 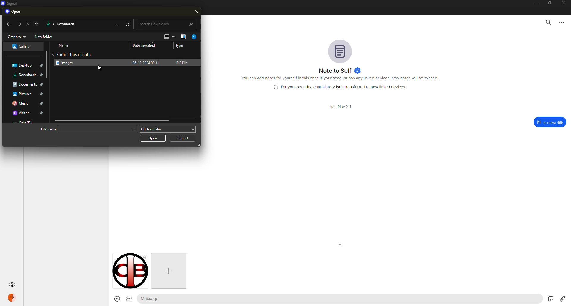 I want to click on drop down, so click(x=193, y=129).